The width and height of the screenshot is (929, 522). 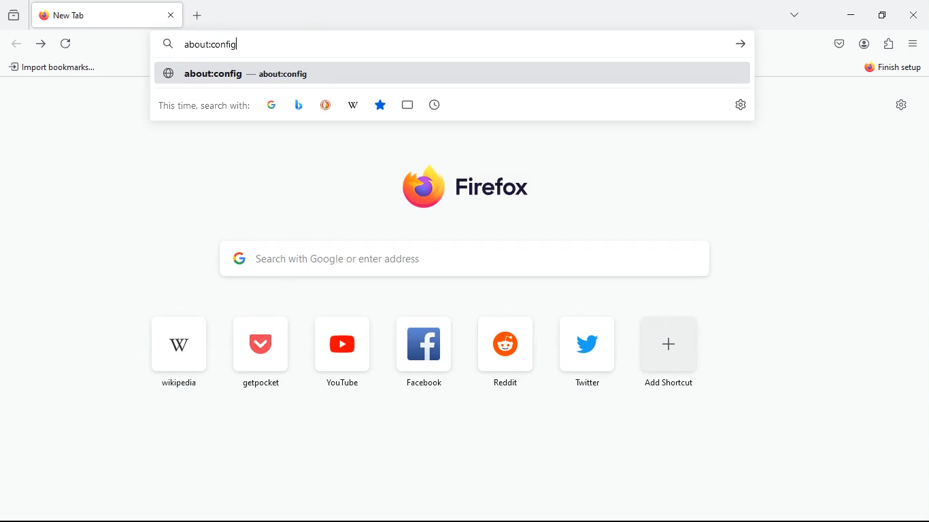 I want to click on firefox, so click(x=458, y=186).